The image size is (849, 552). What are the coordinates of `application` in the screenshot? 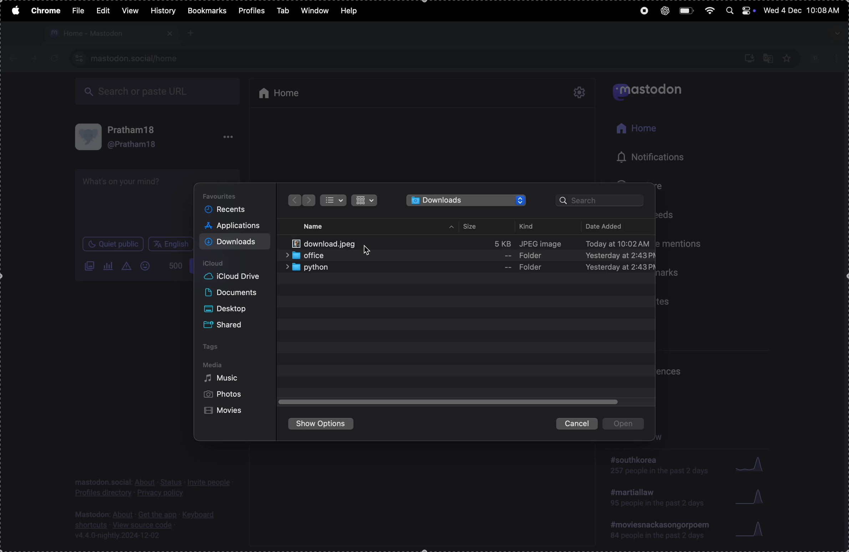 It's located at (236, 227).